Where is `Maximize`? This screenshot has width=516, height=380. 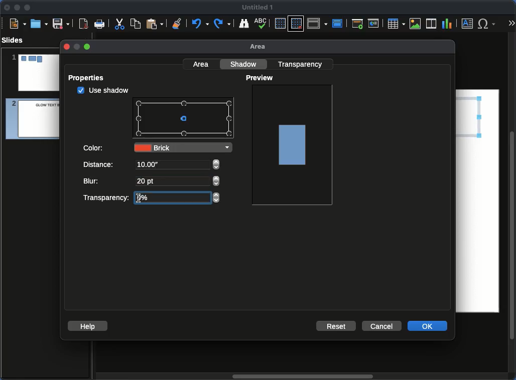 Maximize is located at coordinates (28, 9).